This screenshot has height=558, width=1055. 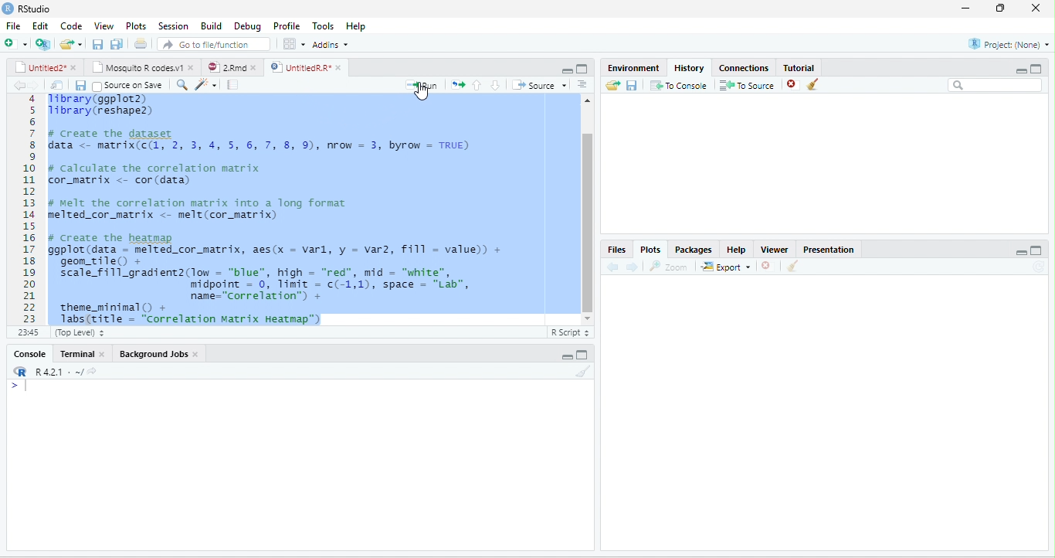 What do you see at coordinates (286, 26) in the screenshot?
I see `profile` at bounding box center [286, 26].